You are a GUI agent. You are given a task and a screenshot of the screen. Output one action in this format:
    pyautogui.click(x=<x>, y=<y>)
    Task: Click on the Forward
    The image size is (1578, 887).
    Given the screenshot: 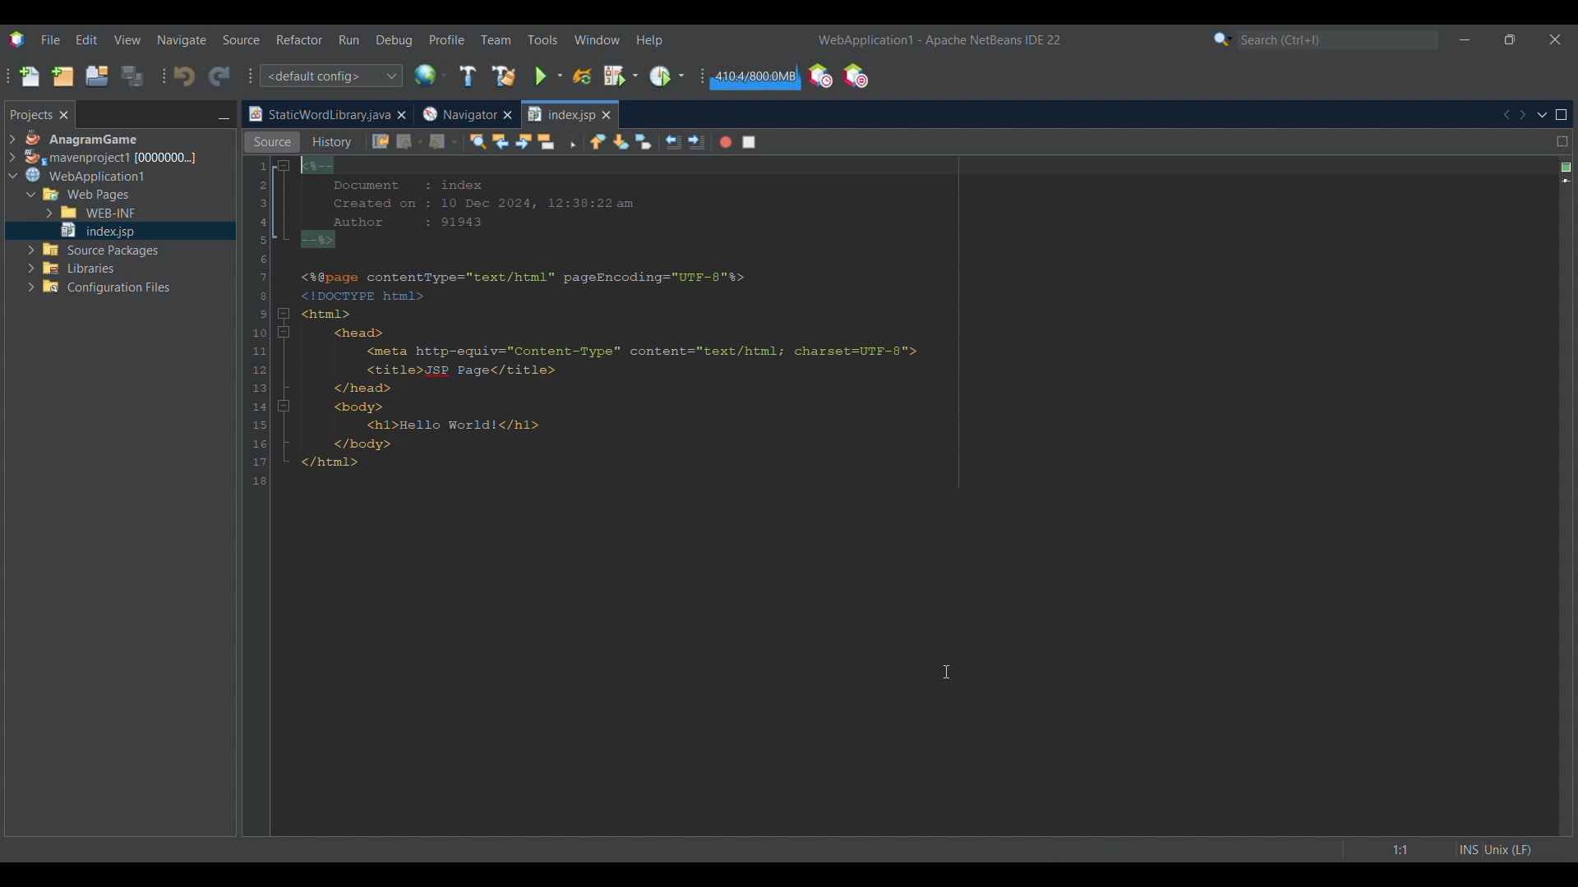 What is the action you would take?
    pyautogui.click(x=443, y=142)
    